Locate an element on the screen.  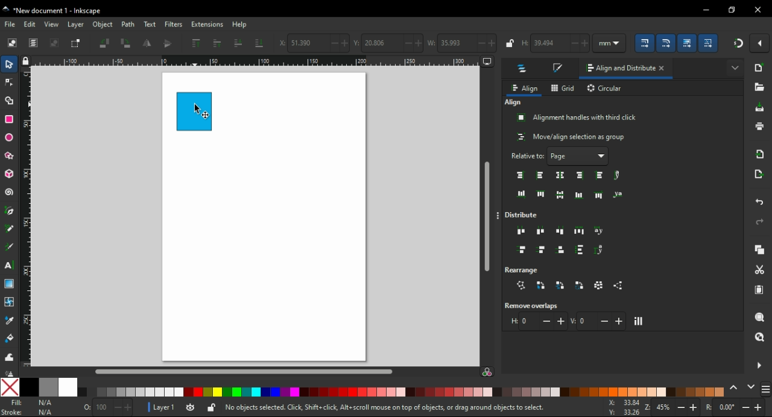
open export is located at coordinates (759, 174).